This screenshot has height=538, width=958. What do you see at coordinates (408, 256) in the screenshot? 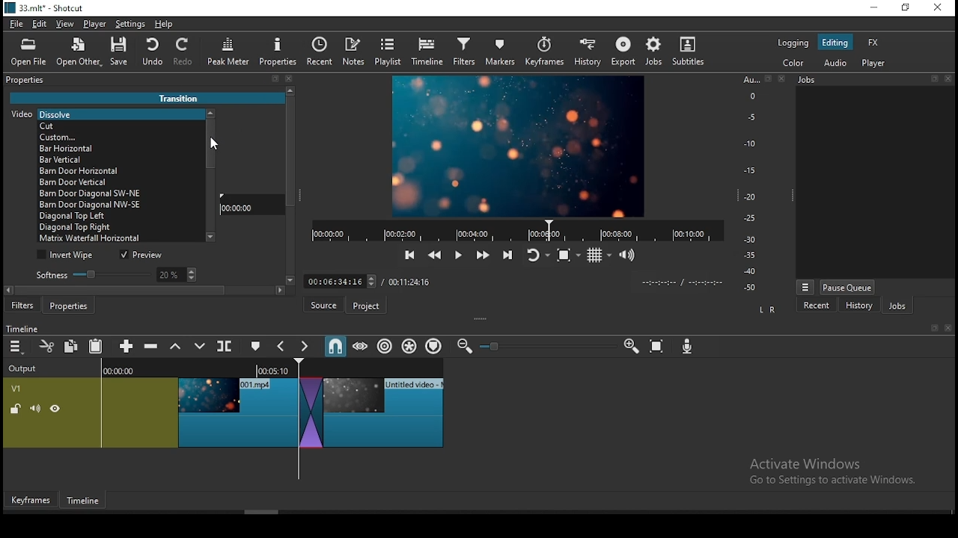
I see `skip to previous point` at bounding box center [408, 256].